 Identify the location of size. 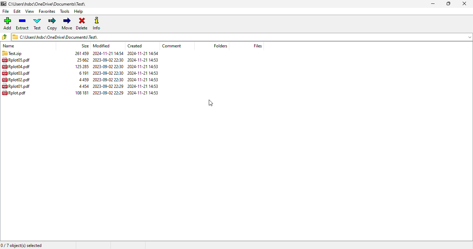
(82, 73).